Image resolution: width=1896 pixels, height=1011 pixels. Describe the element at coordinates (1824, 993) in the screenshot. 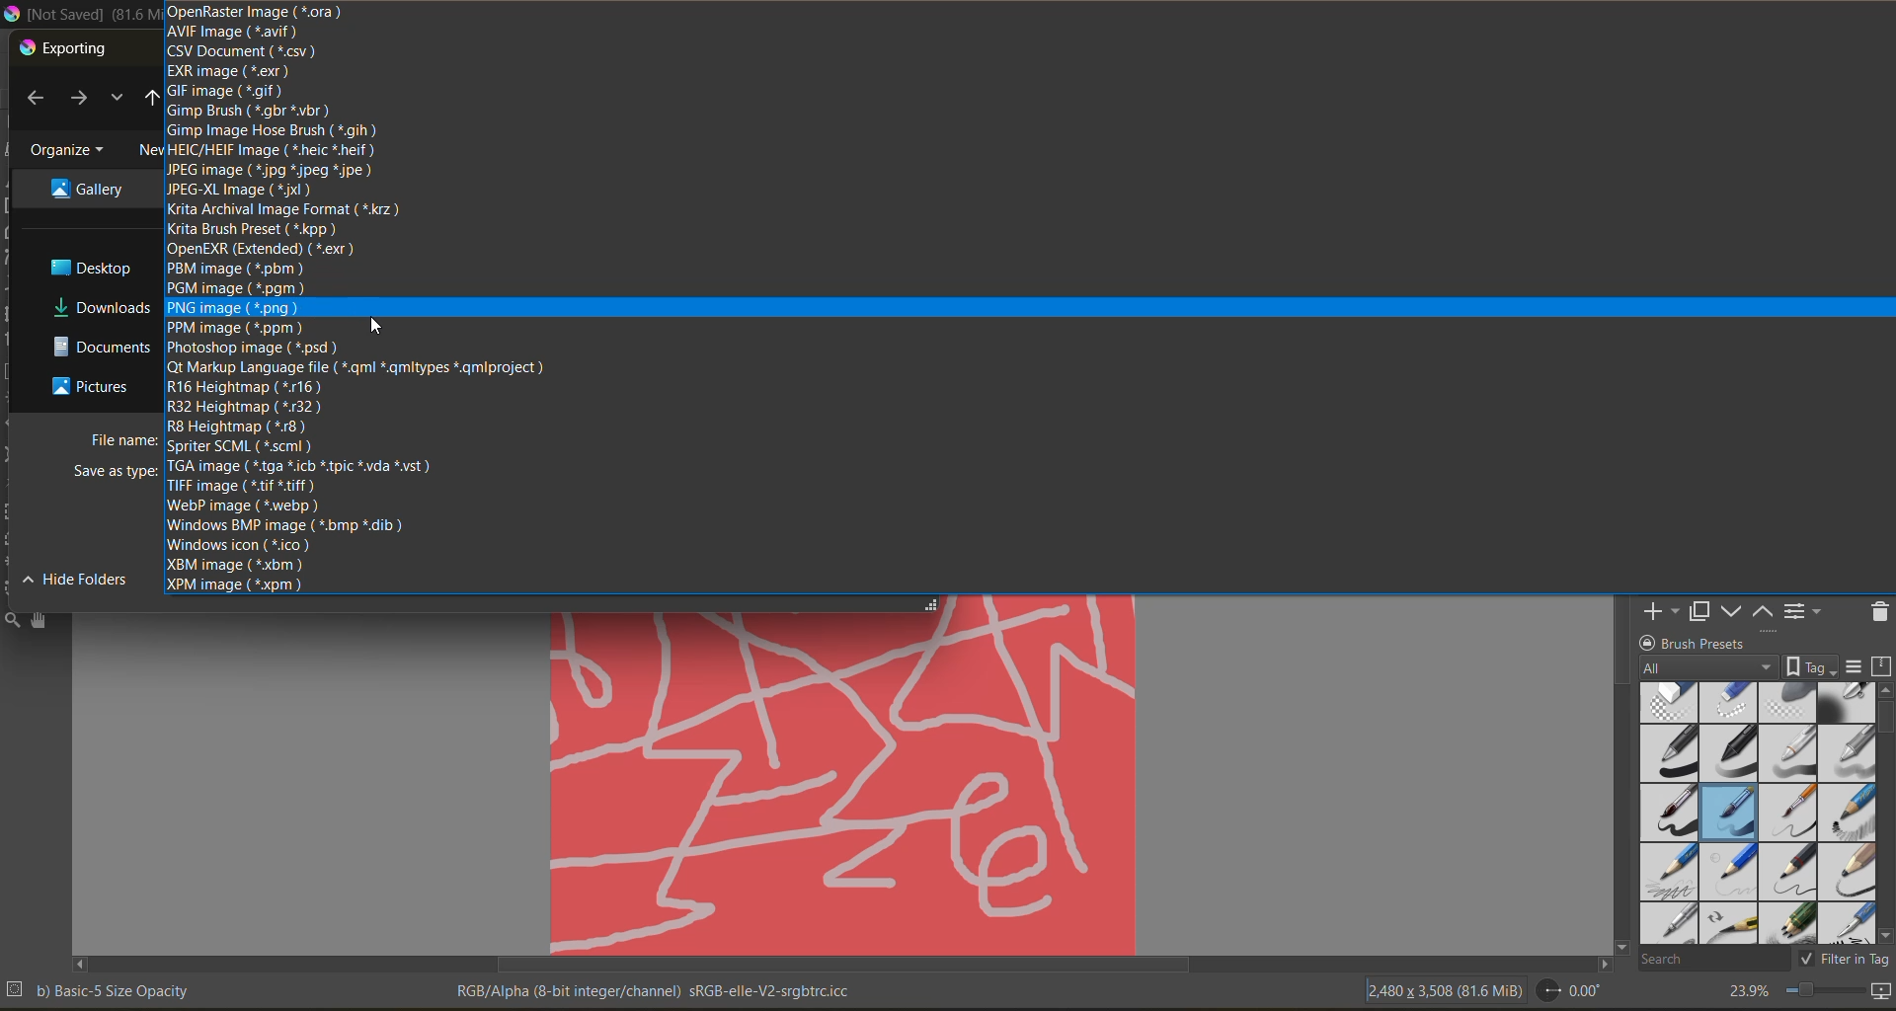

I see `zoom` at that location.